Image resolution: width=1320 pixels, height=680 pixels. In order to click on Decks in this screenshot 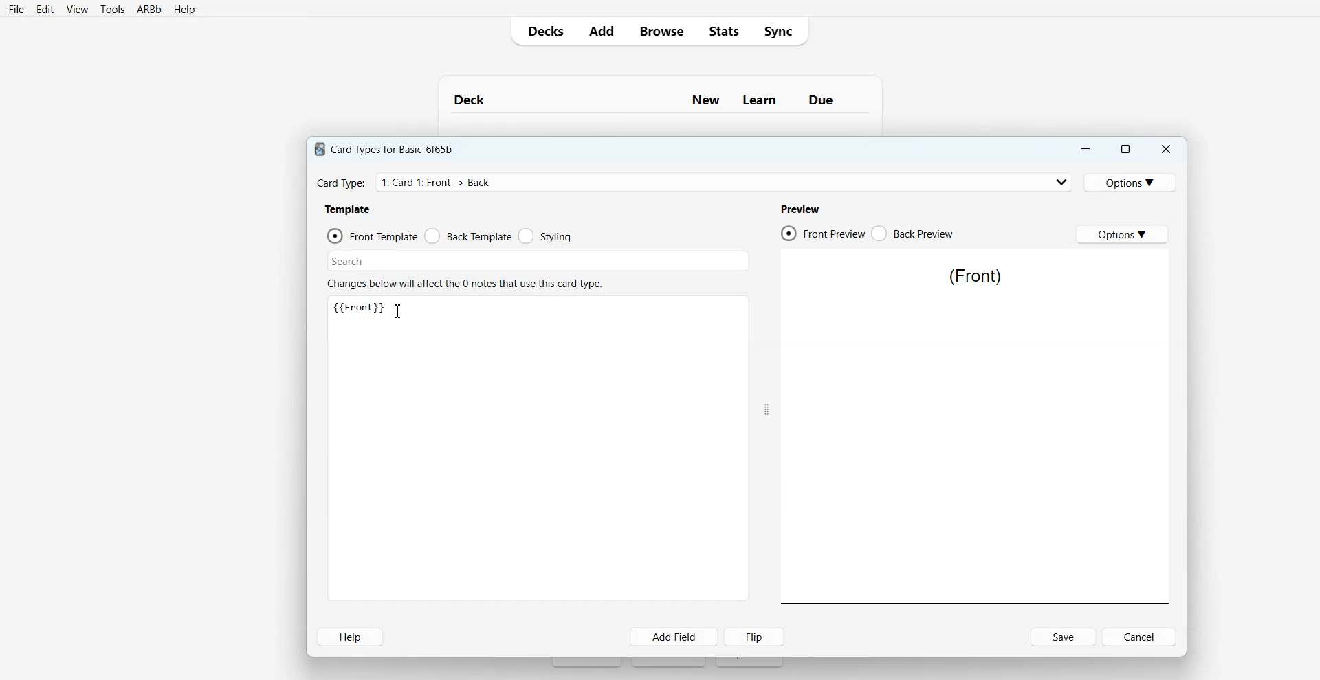, I will do `click(542, 31)`.